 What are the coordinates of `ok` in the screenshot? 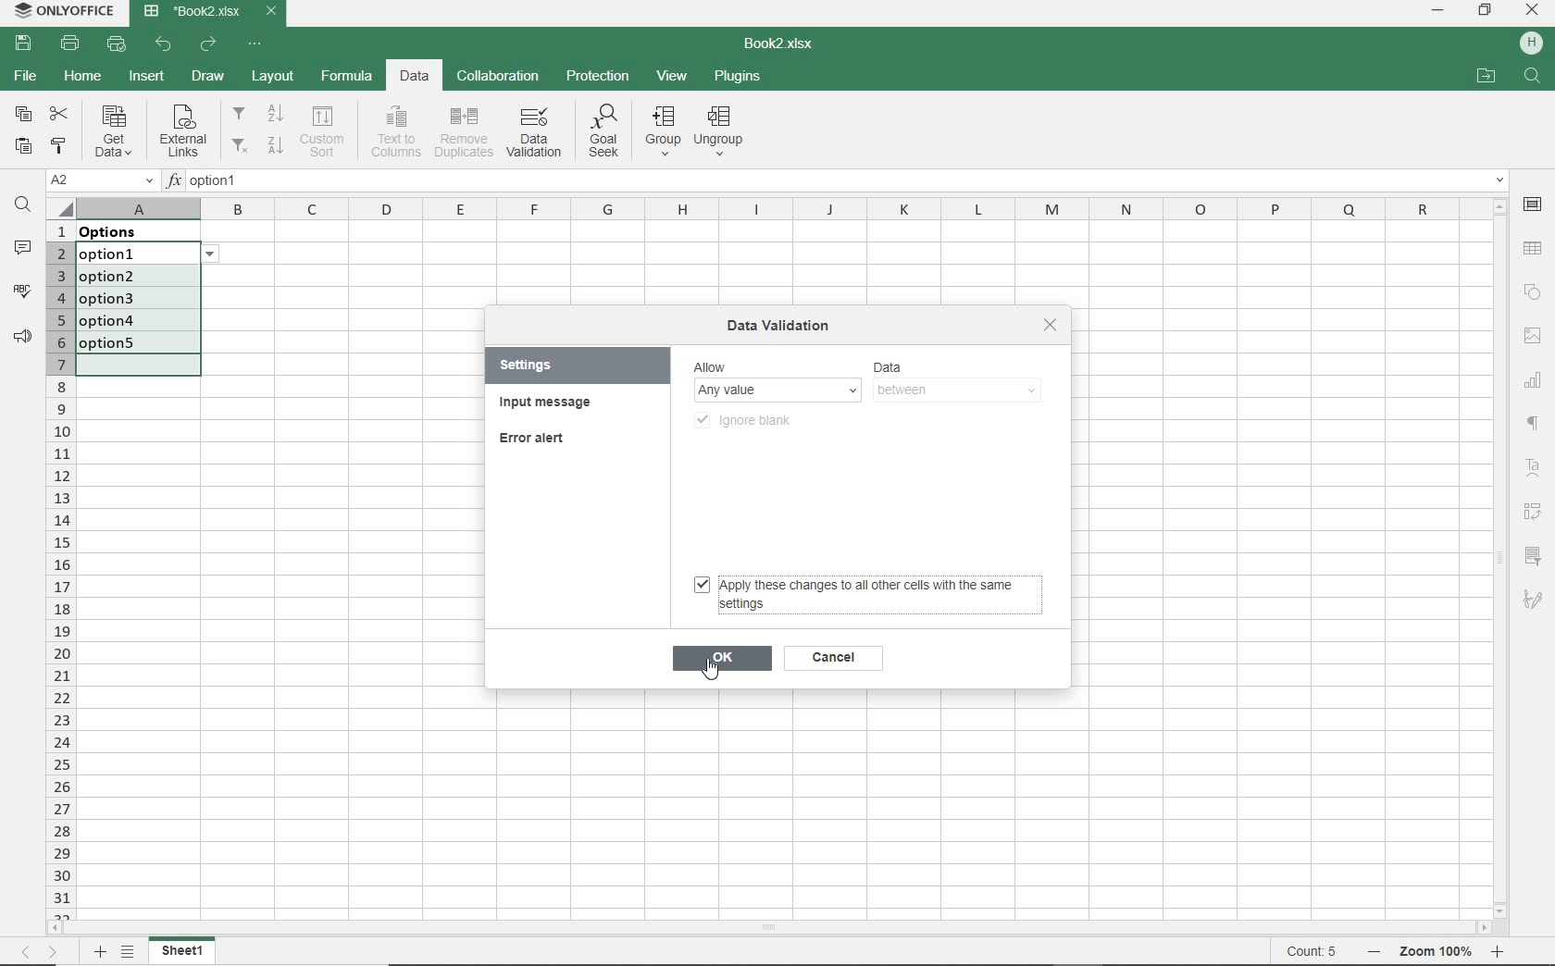 It's located at (723, 659).